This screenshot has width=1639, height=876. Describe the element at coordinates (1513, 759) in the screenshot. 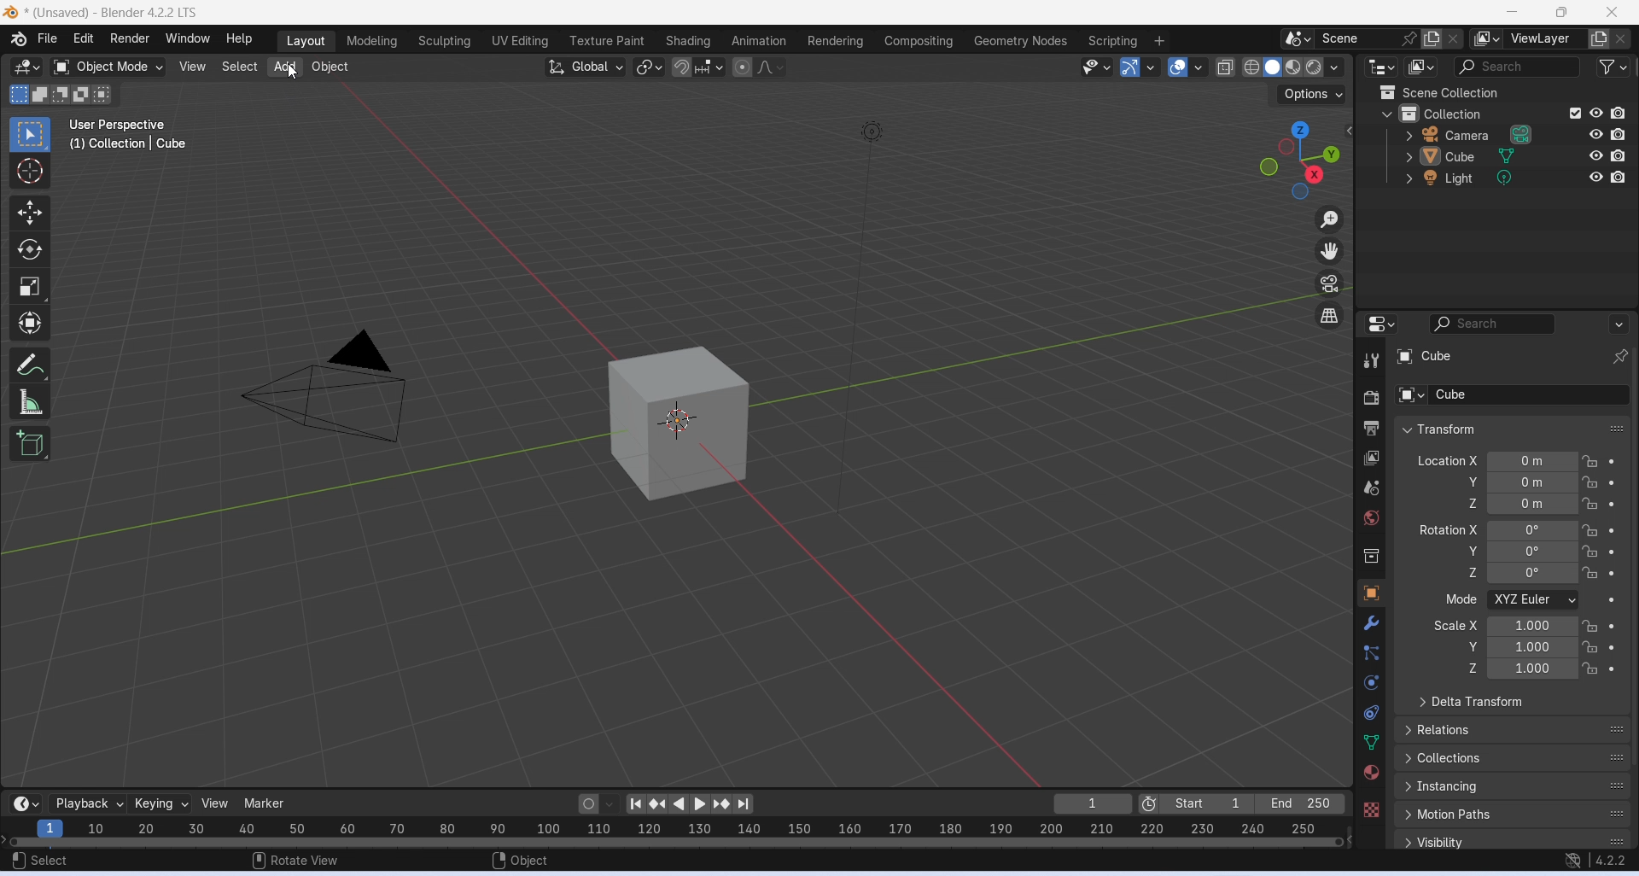

I see `collections` at that location.